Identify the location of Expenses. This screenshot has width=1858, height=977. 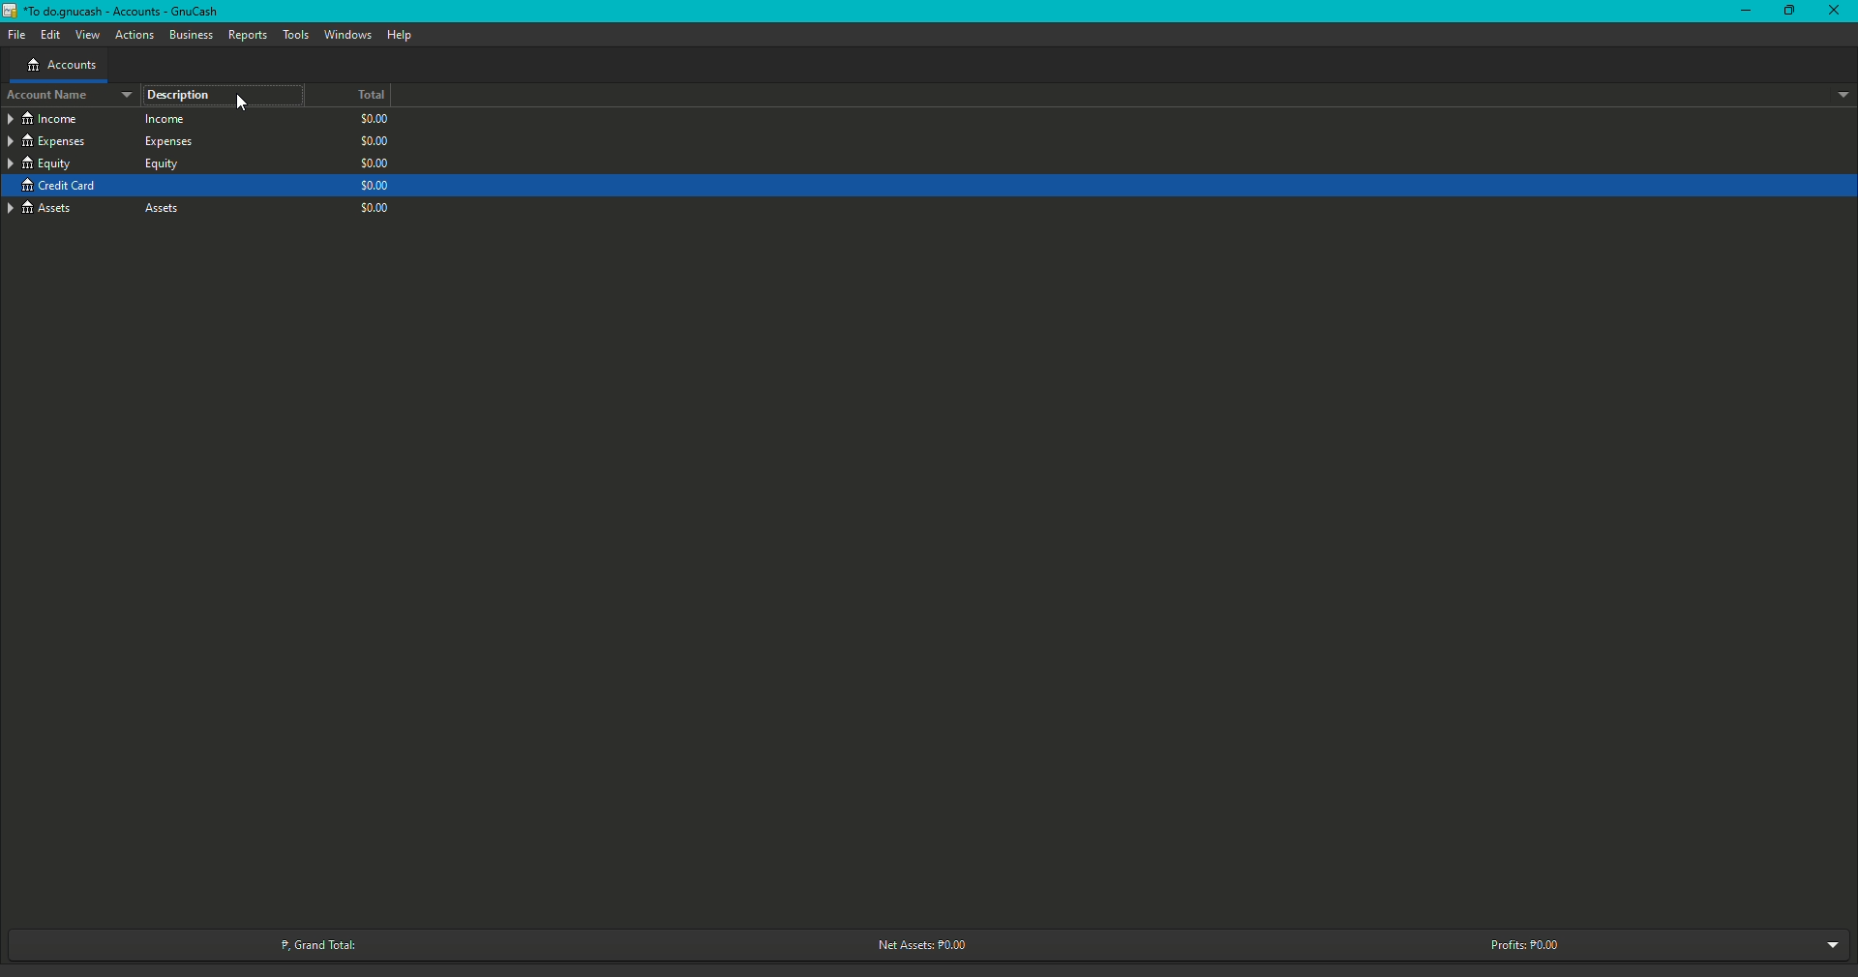
(105, 188).